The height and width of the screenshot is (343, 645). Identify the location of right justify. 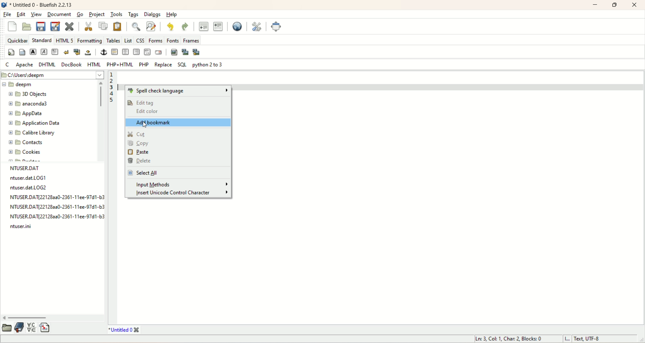
(136, 52).